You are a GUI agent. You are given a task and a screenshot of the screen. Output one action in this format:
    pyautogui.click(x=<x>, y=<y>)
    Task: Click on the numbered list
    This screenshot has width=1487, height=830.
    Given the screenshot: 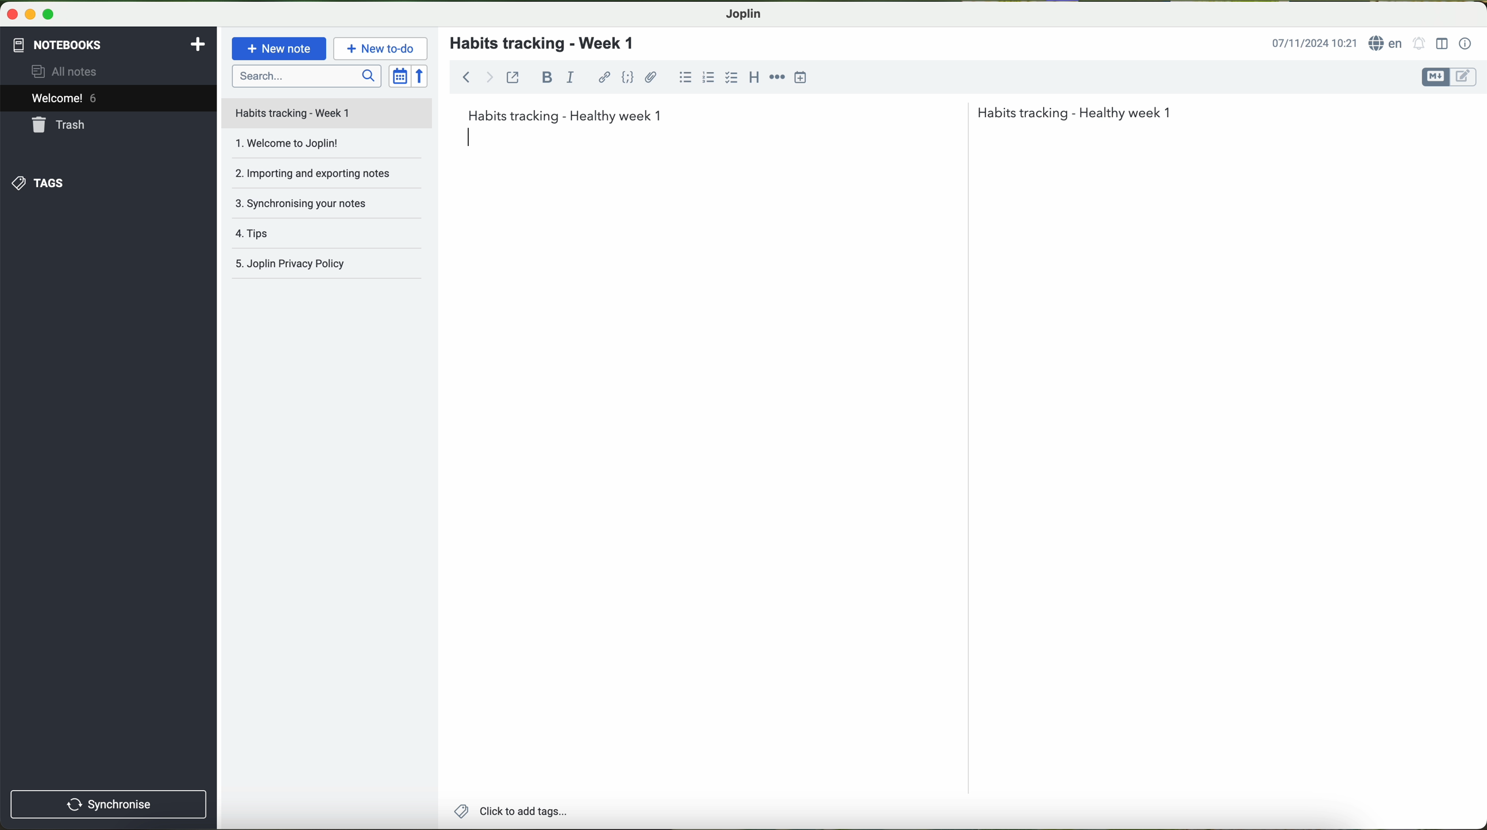 What is the action you would take?
    pyautogui.click(x=710, y=76)
    